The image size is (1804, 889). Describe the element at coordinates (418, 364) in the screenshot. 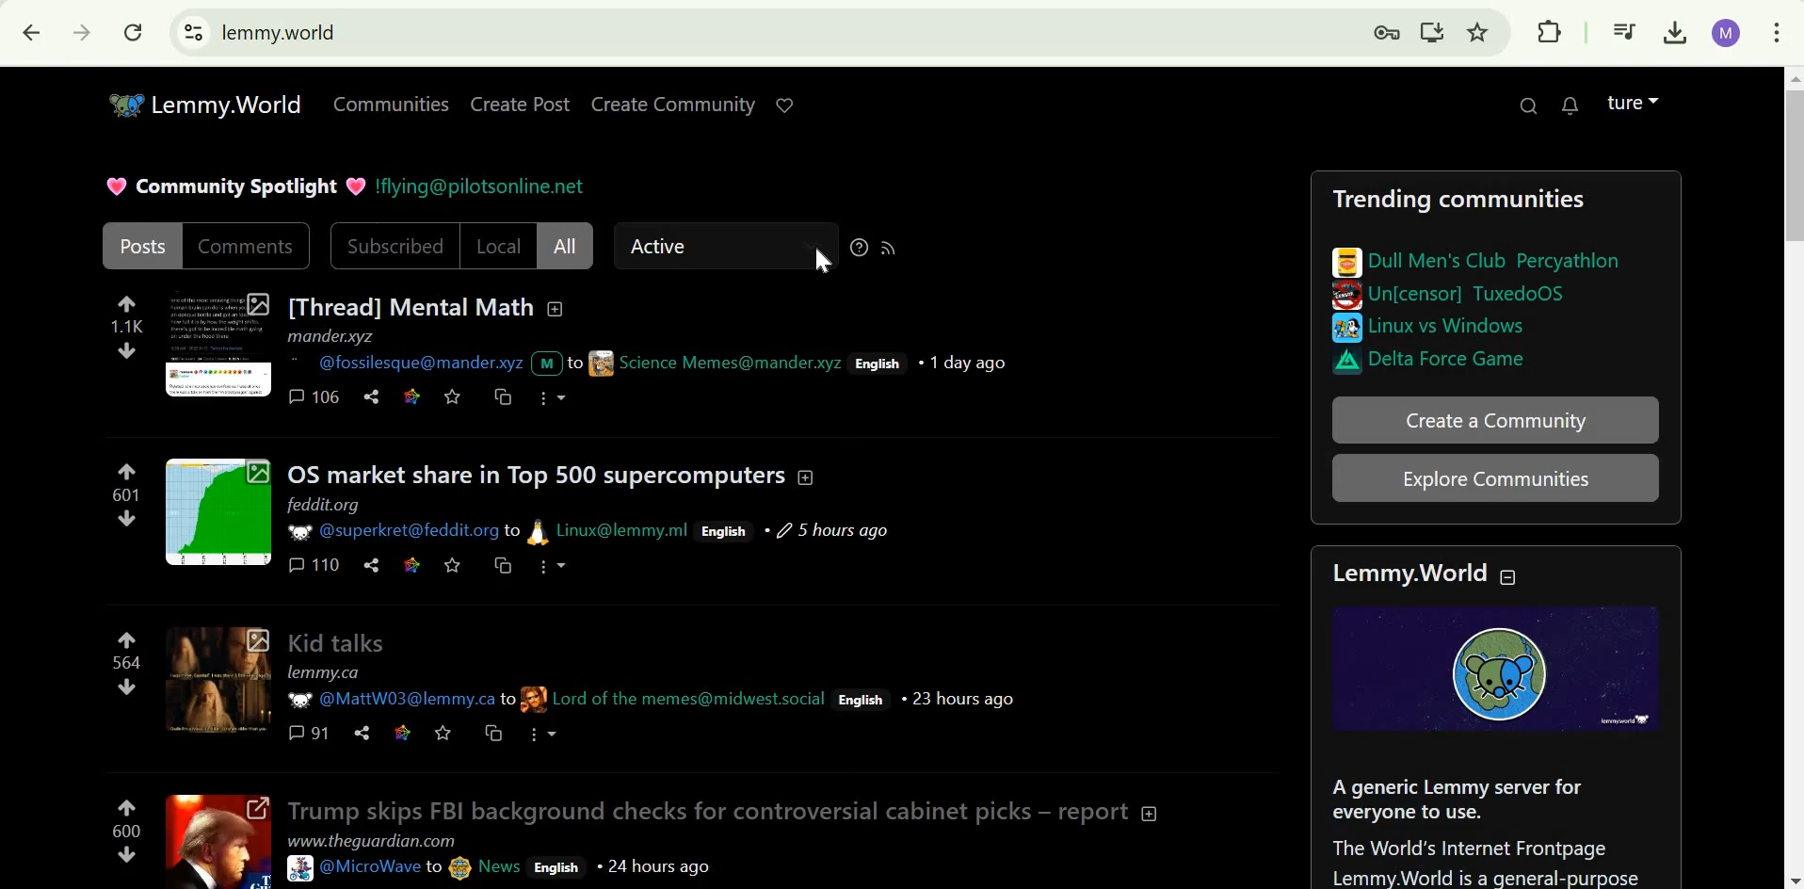

I see `@fossilesque@mander.xyz` at that location.